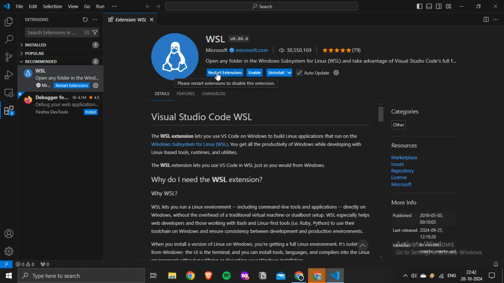 The image size is (504, 283). I want to click on Install, so click(91, 112).